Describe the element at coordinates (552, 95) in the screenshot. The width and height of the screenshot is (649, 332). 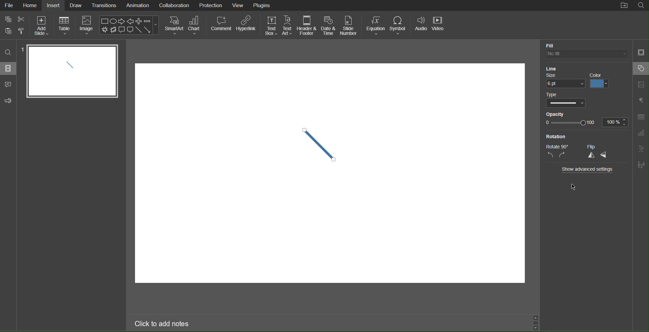
I see `Type` at that location.